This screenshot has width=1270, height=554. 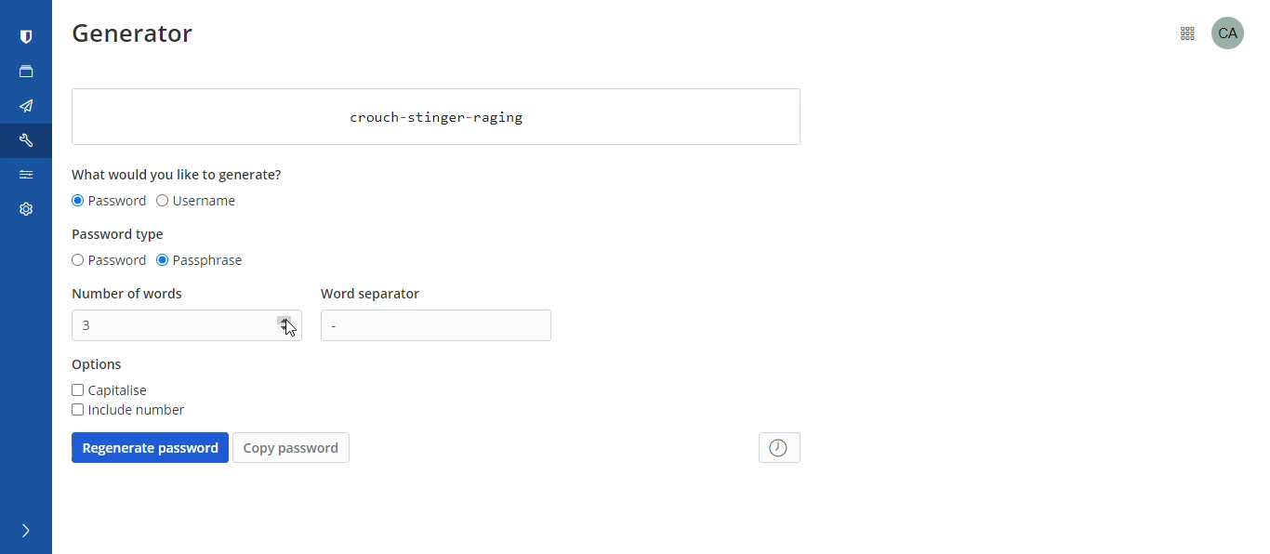 What do you see at coordinates (174, 325) in the screenshot?
I see `number of words textbox` at bounding box center [174, 325].